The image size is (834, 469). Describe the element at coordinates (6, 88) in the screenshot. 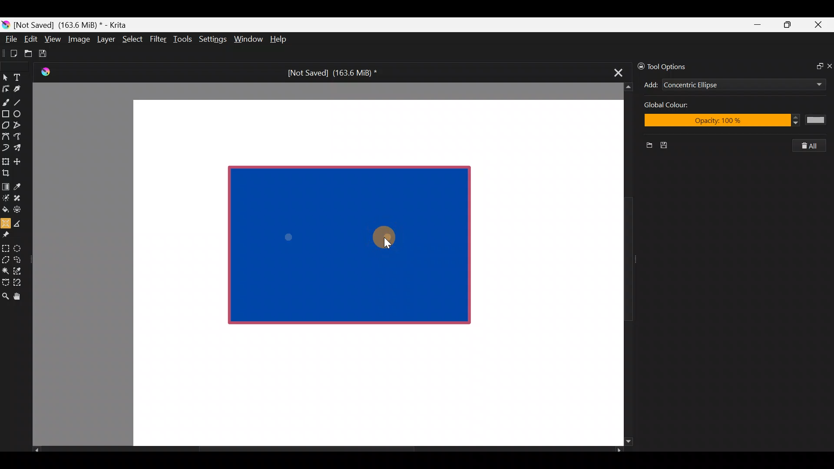

I see `Edit shapes tool` at that location.